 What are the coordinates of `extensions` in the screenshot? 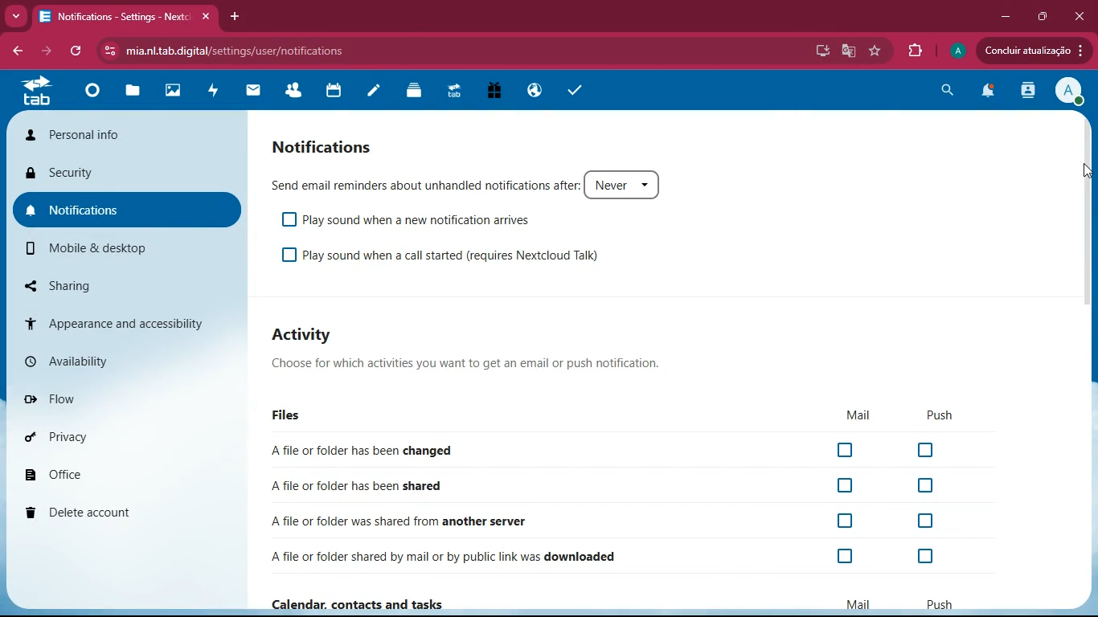 It's located at (916, 51).